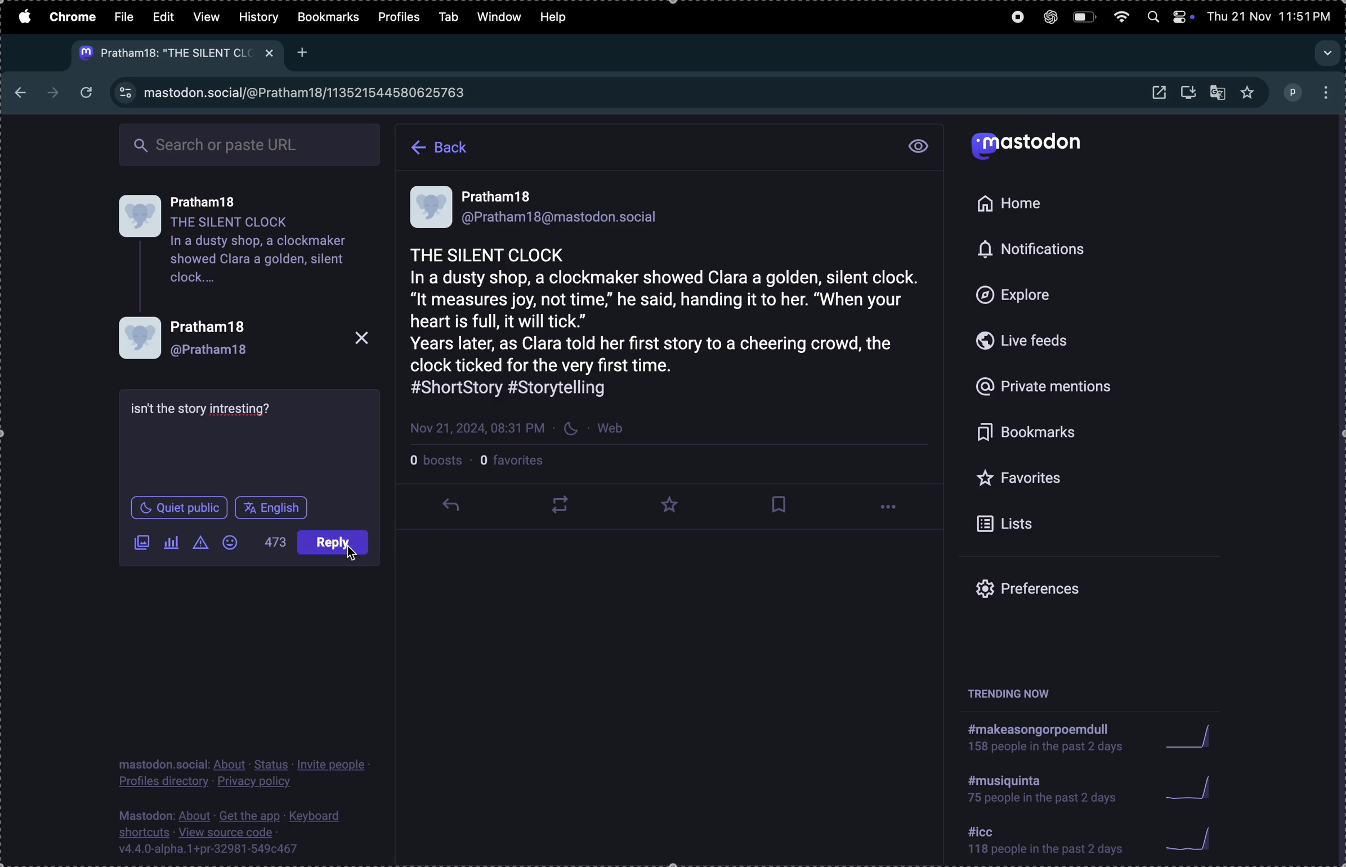 The image size is (1346, 867). What do you see at coordinates (918, 146) in the screenshot?
I see `view` at bounding box center [918, 146].